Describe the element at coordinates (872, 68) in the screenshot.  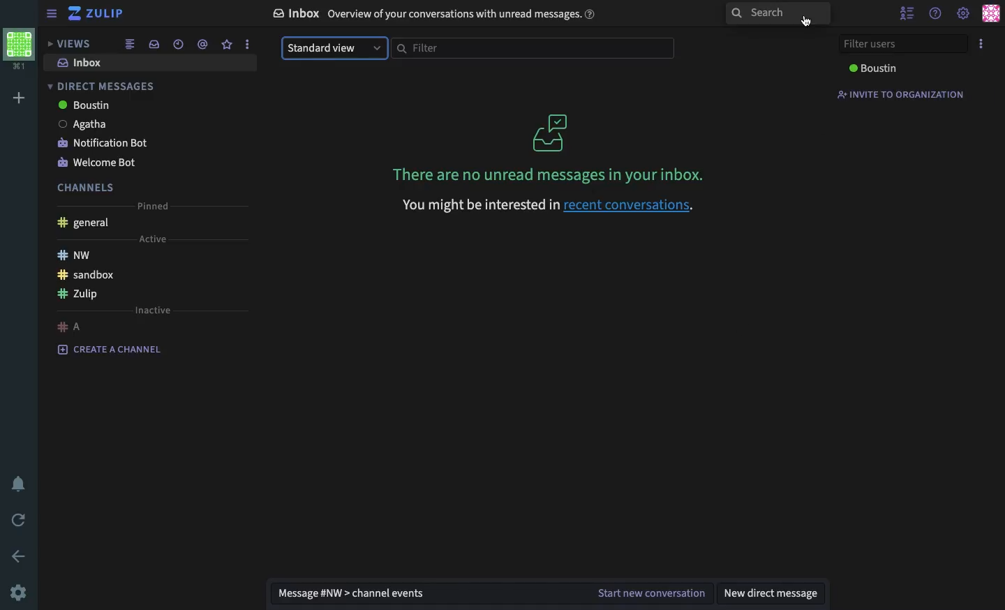
I see `boustin` at that location.